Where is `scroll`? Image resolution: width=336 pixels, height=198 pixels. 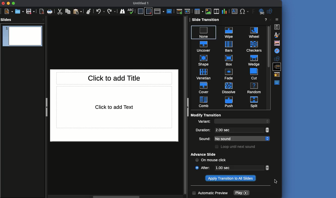
scroll is located at coordinates (269, 121).